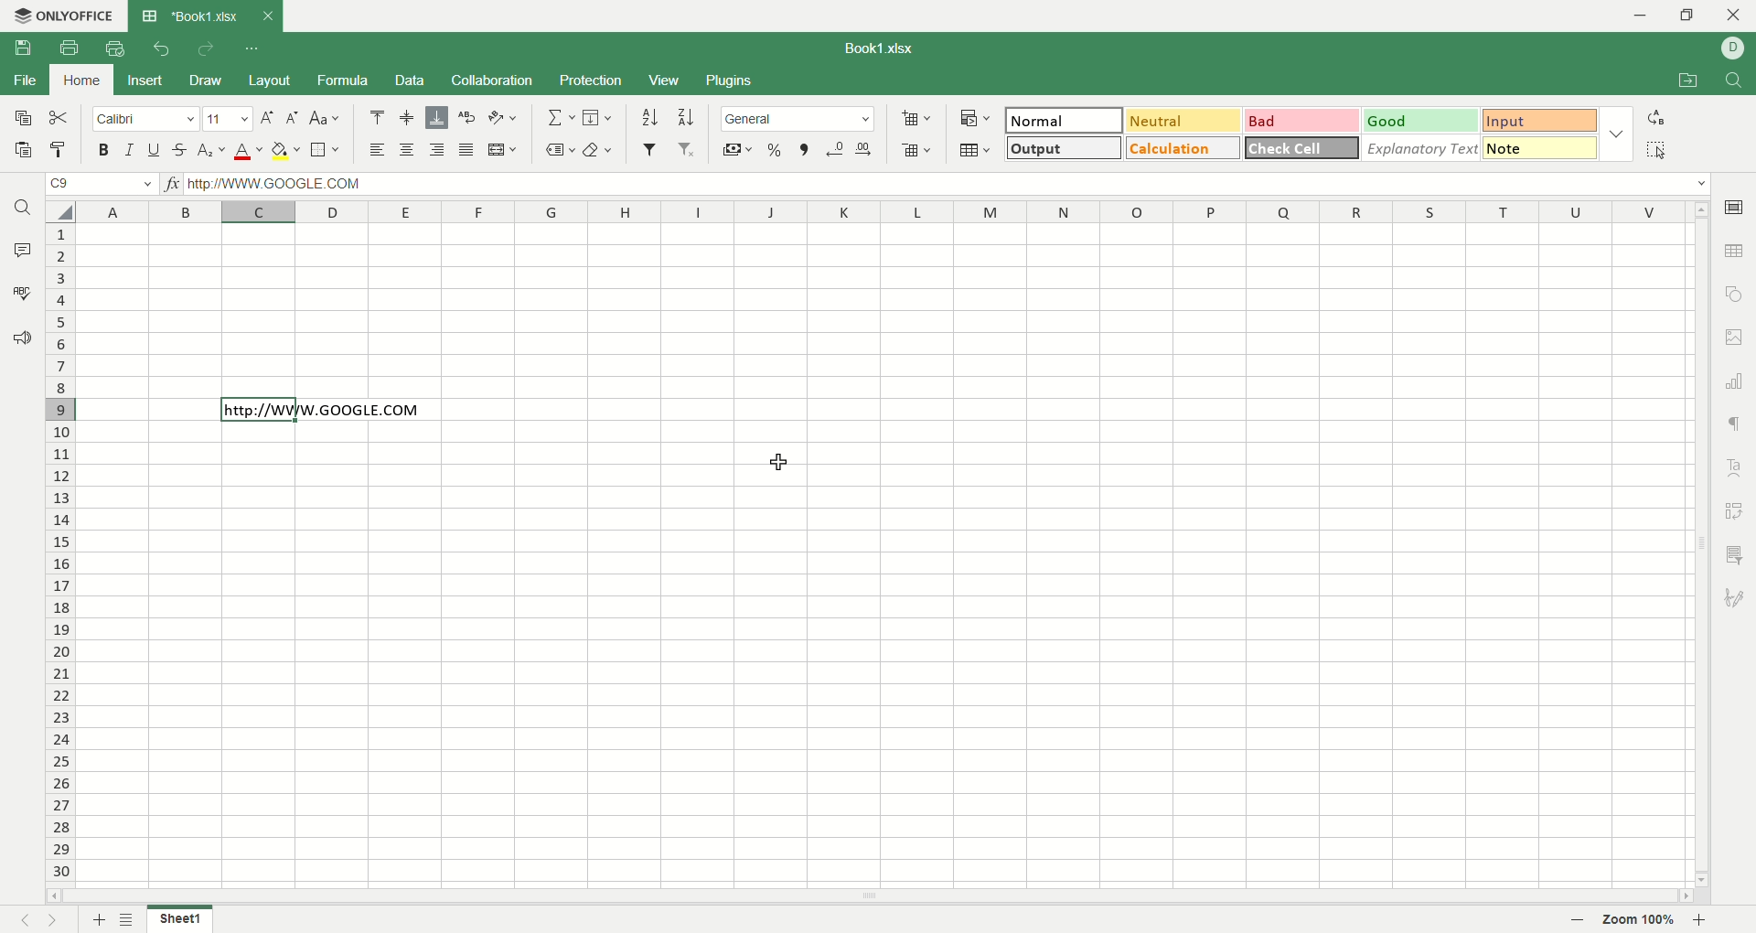 Image resolution: width=1756 pixels, height=933 pixels. I want to click on next, so click(56, 920).